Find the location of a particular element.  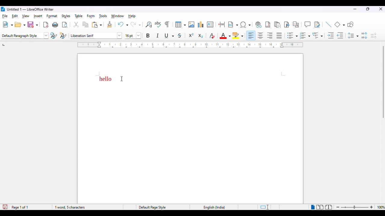

insert line is located at coordinates (328, 24).